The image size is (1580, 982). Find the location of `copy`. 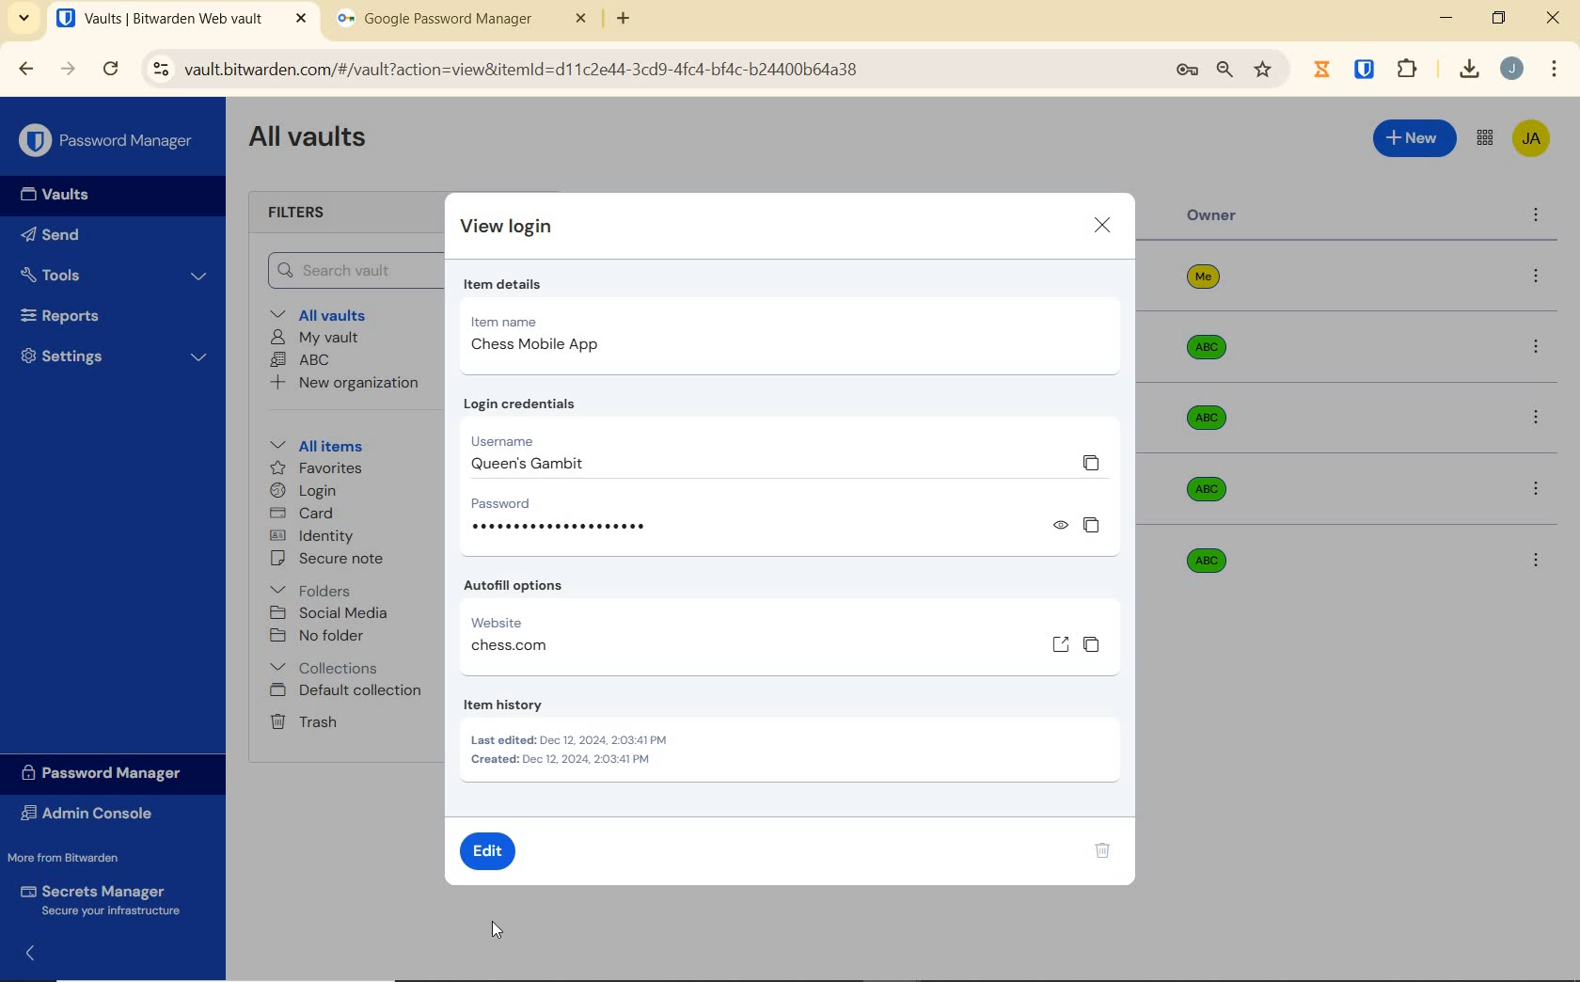

copy is located at coordinates (1091, 523).